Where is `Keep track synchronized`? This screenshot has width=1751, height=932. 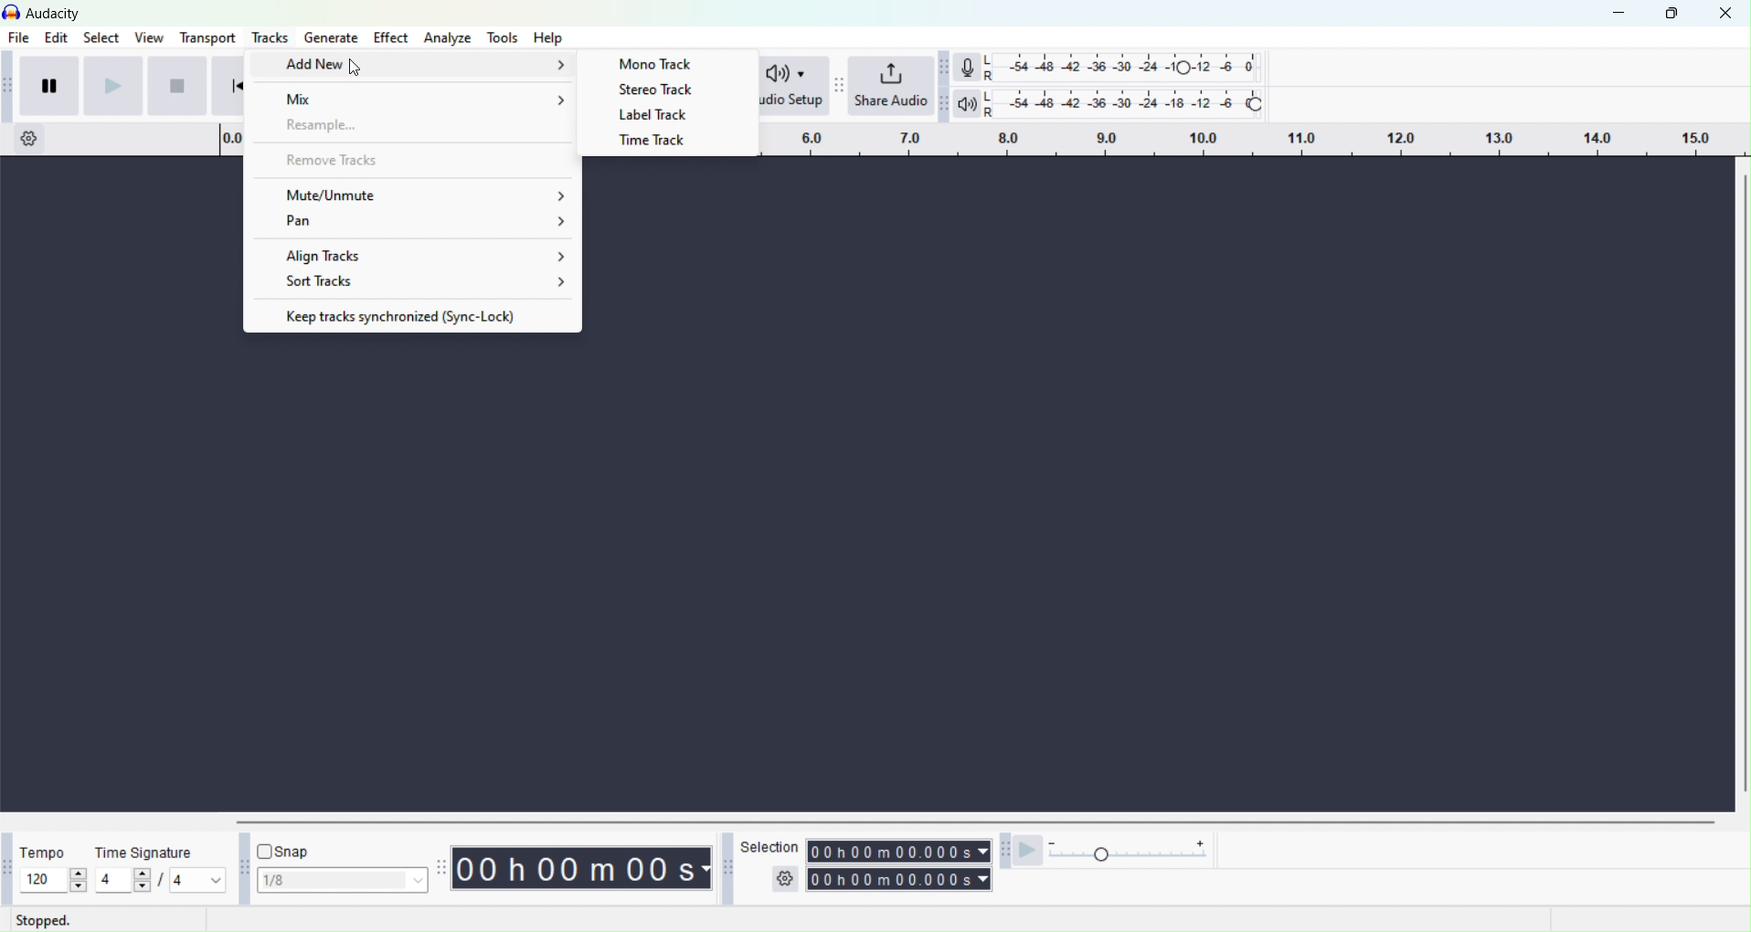 Keep track synchronized is located at coordinates (412, 314).